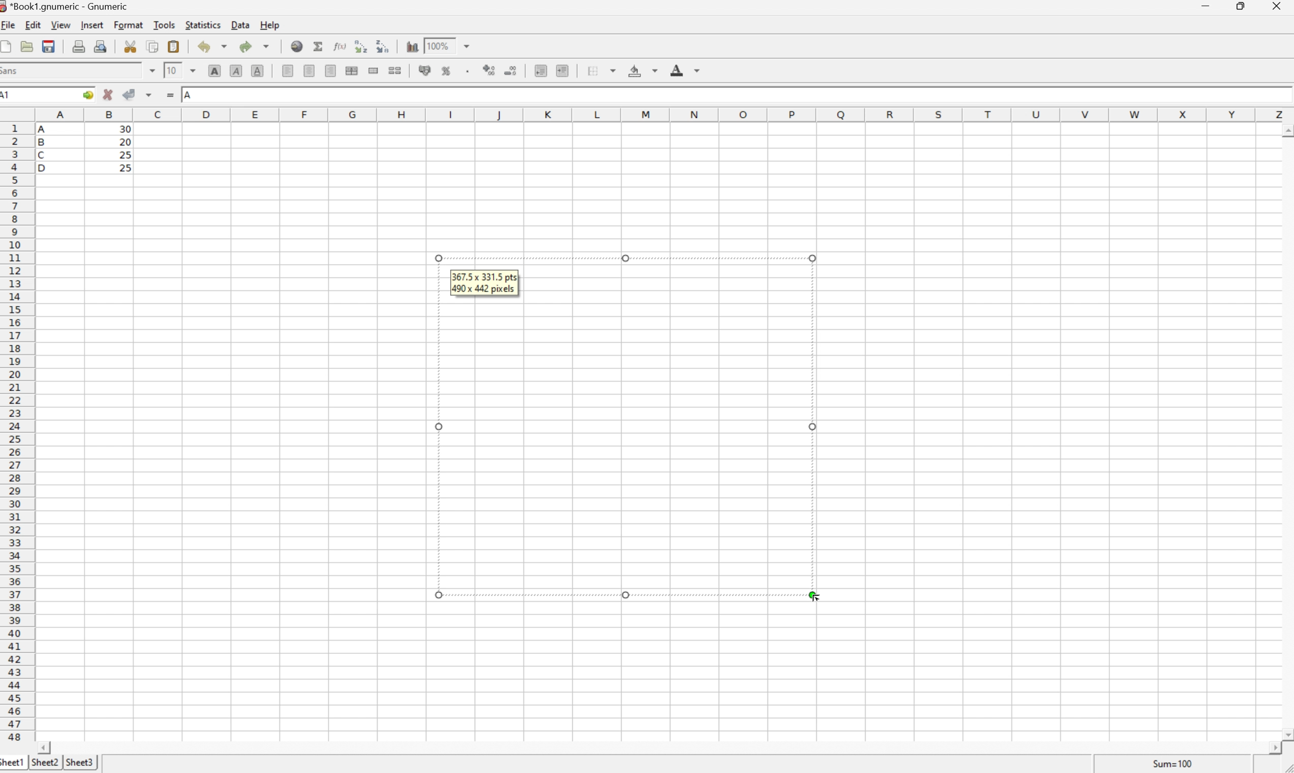 The image size is (1294, 773). Describe the element at coordinates (236, 70) in the screenshot. I see `Italic` at that location.